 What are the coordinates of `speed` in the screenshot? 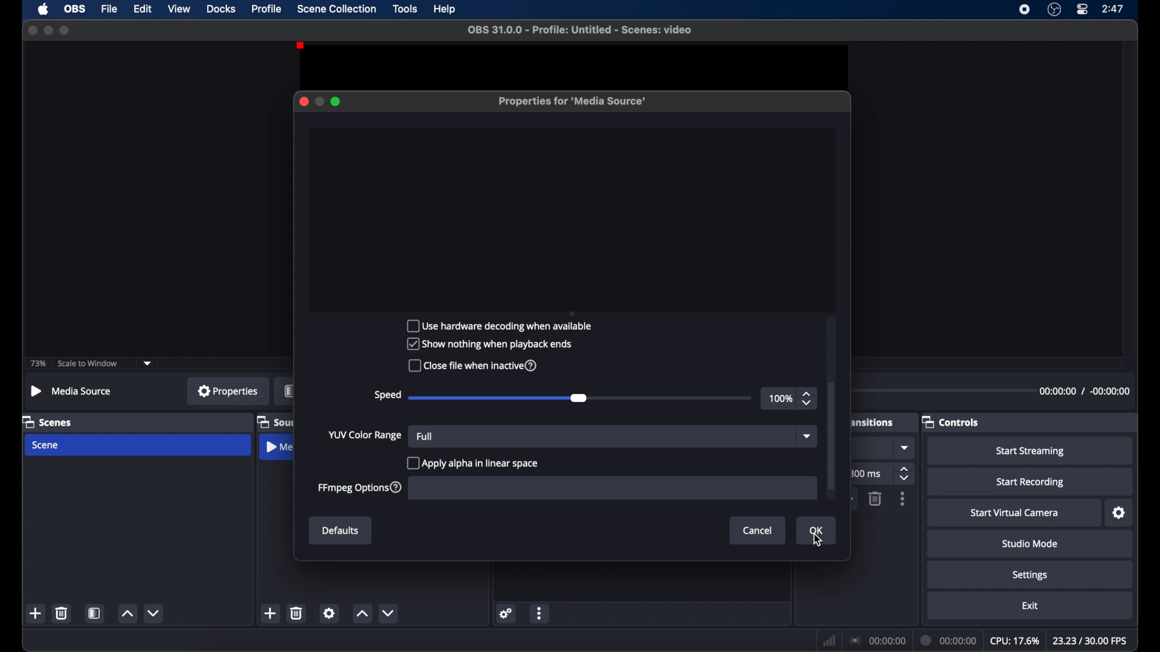 It's located at (387, 395).